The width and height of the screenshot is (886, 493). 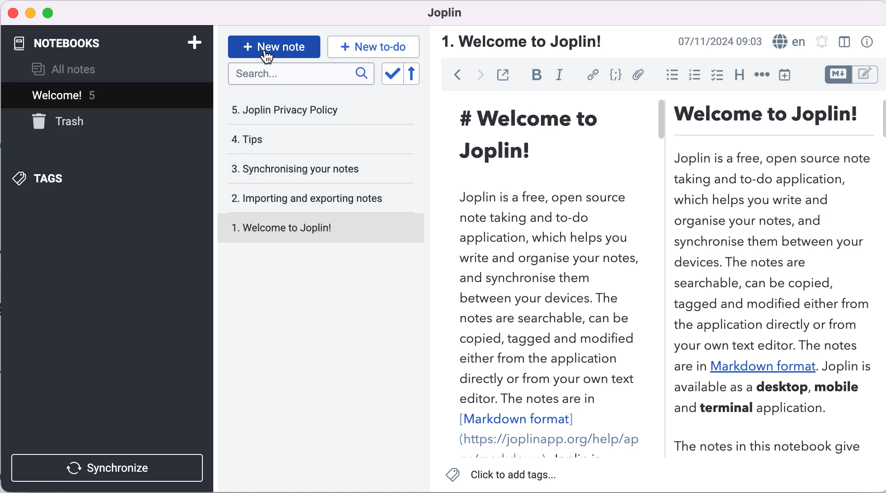 I want to click on numbered list, so click(x=695, y=76).